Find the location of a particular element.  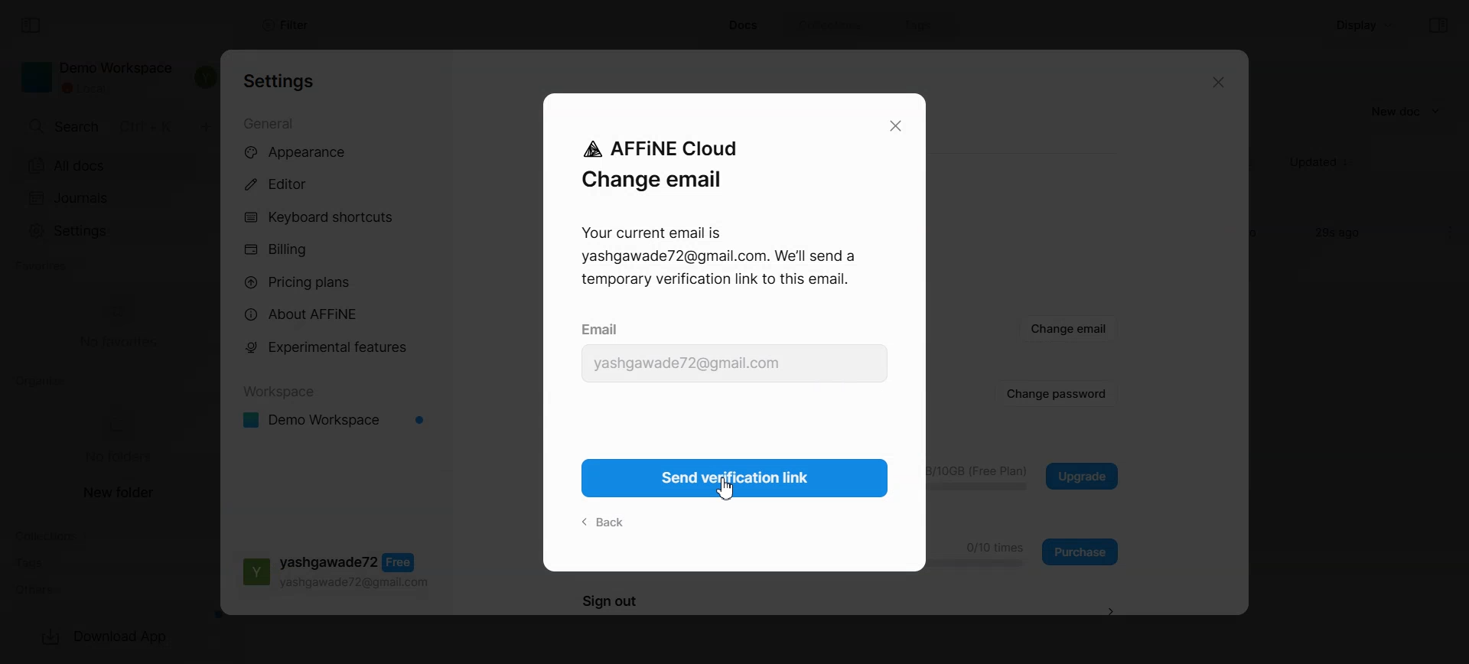

Cursor is located at coordinates (725, 489).